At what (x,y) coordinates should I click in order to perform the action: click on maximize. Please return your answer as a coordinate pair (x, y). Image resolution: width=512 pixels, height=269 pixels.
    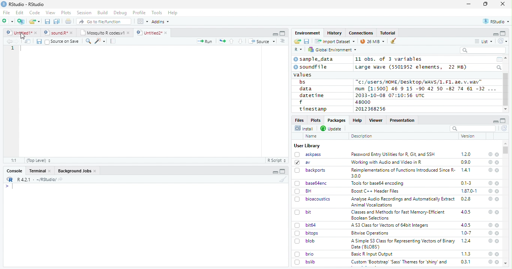
    Looking at the image, I should click on (485, 4).